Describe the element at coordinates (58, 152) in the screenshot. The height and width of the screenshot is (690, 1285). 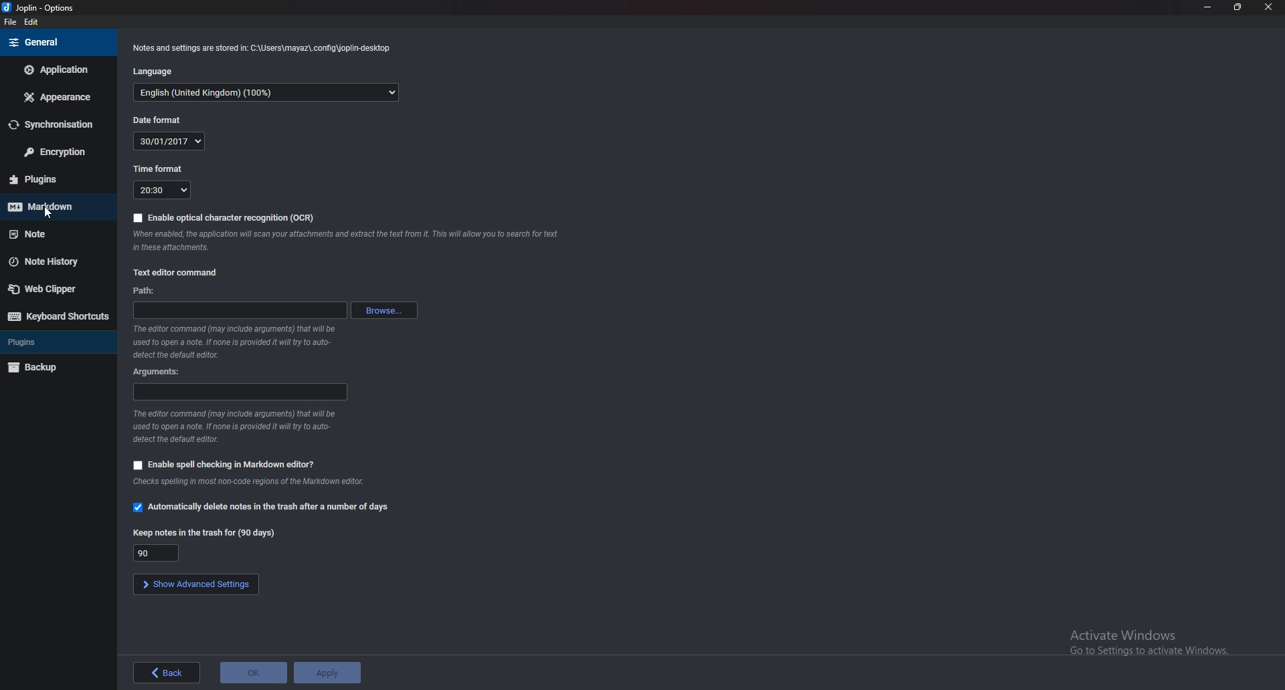
I see `Encryption` at that location.